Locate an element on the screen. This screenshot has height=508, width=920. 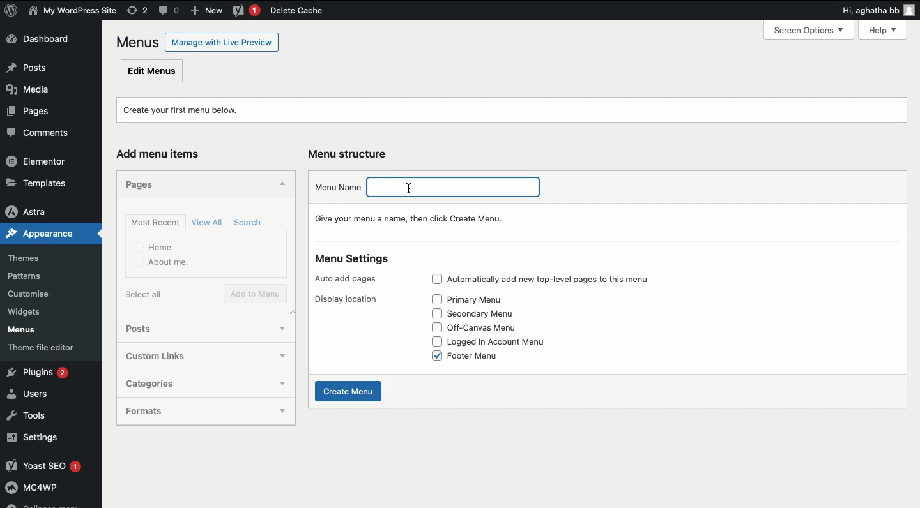
Logged in account menu is located at coordinates (507, 343).